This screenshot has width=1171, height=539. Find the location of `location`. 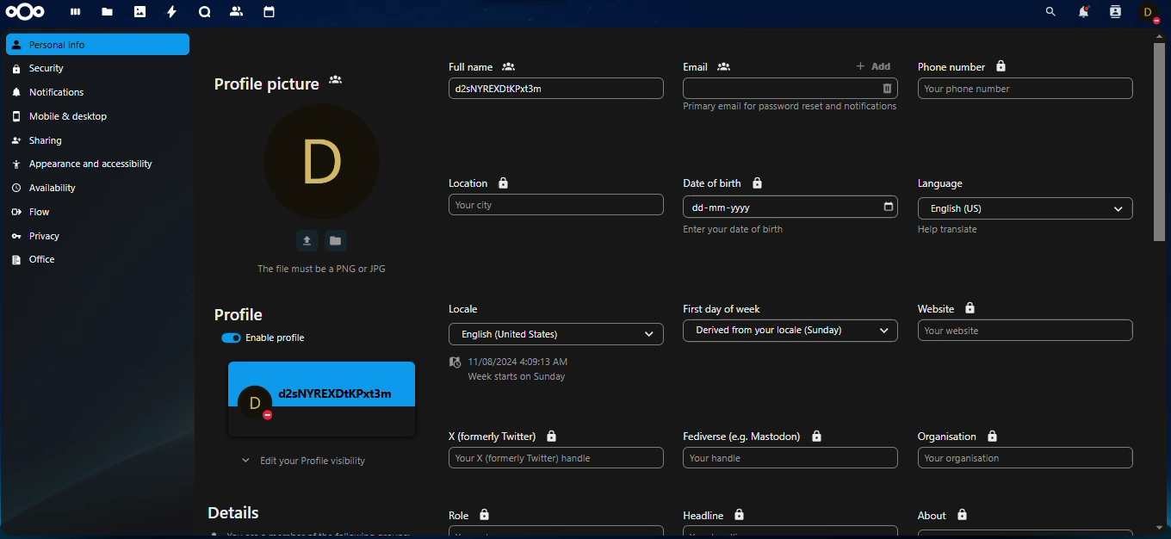

location is located at coordinates (479, 183).